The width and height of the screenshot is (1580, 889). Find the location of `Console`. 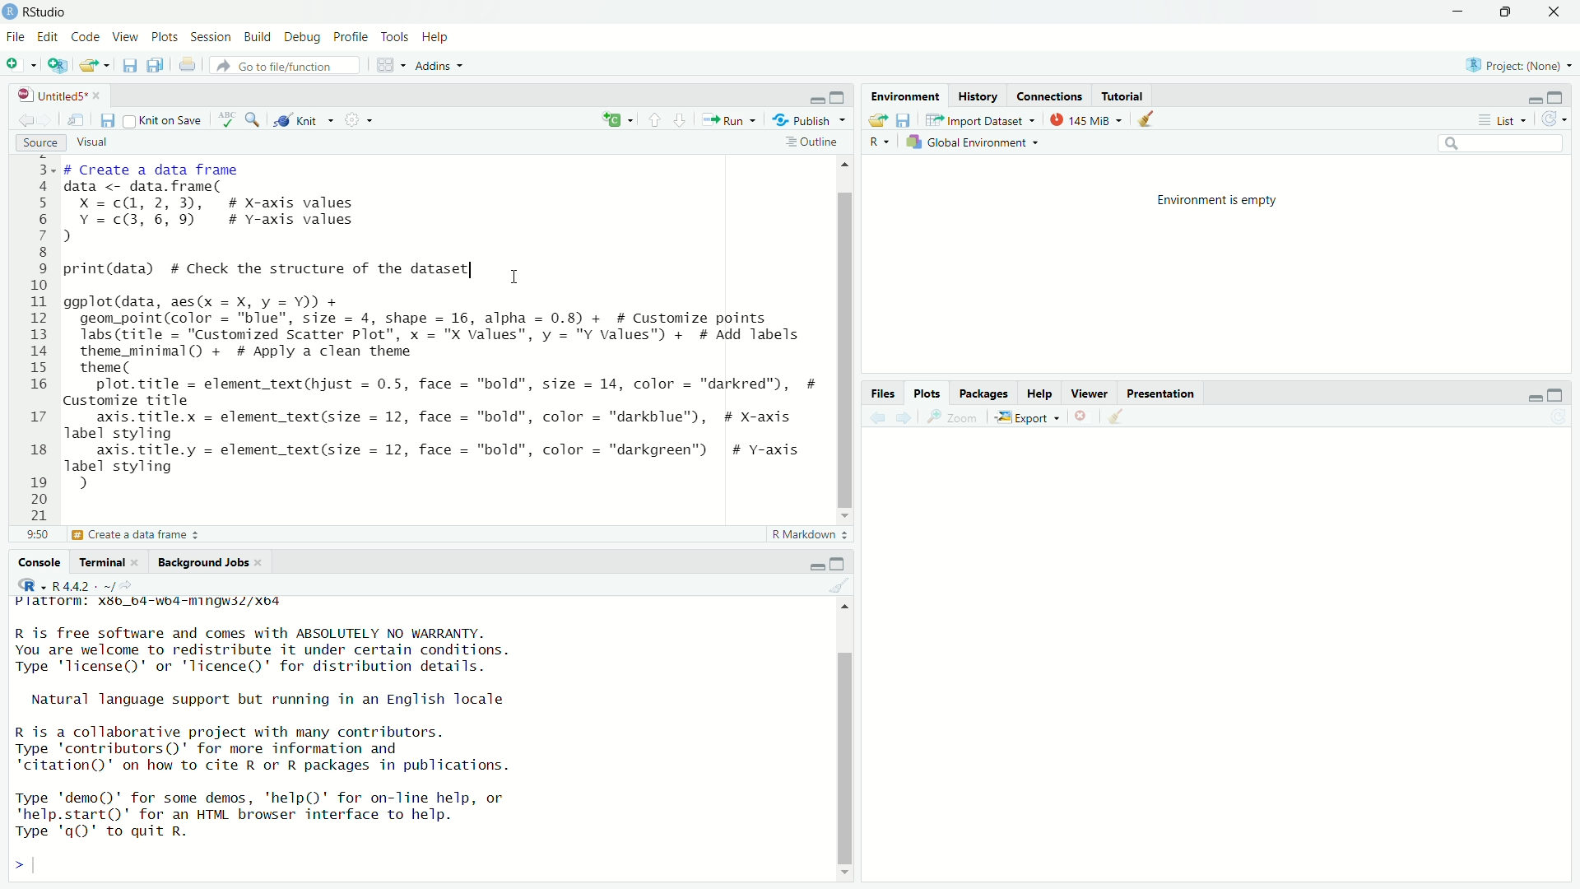

Console is located at coordinates (41, 562).